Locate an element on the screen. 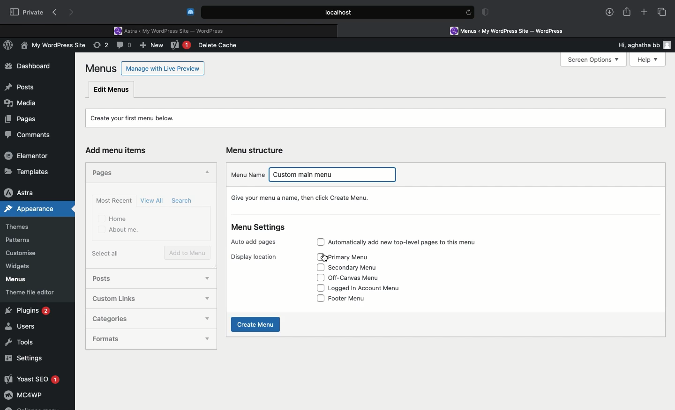 Image resolution: width=675 pixels, height=410 pixels. Menu name is located at coordinates (247, 174).